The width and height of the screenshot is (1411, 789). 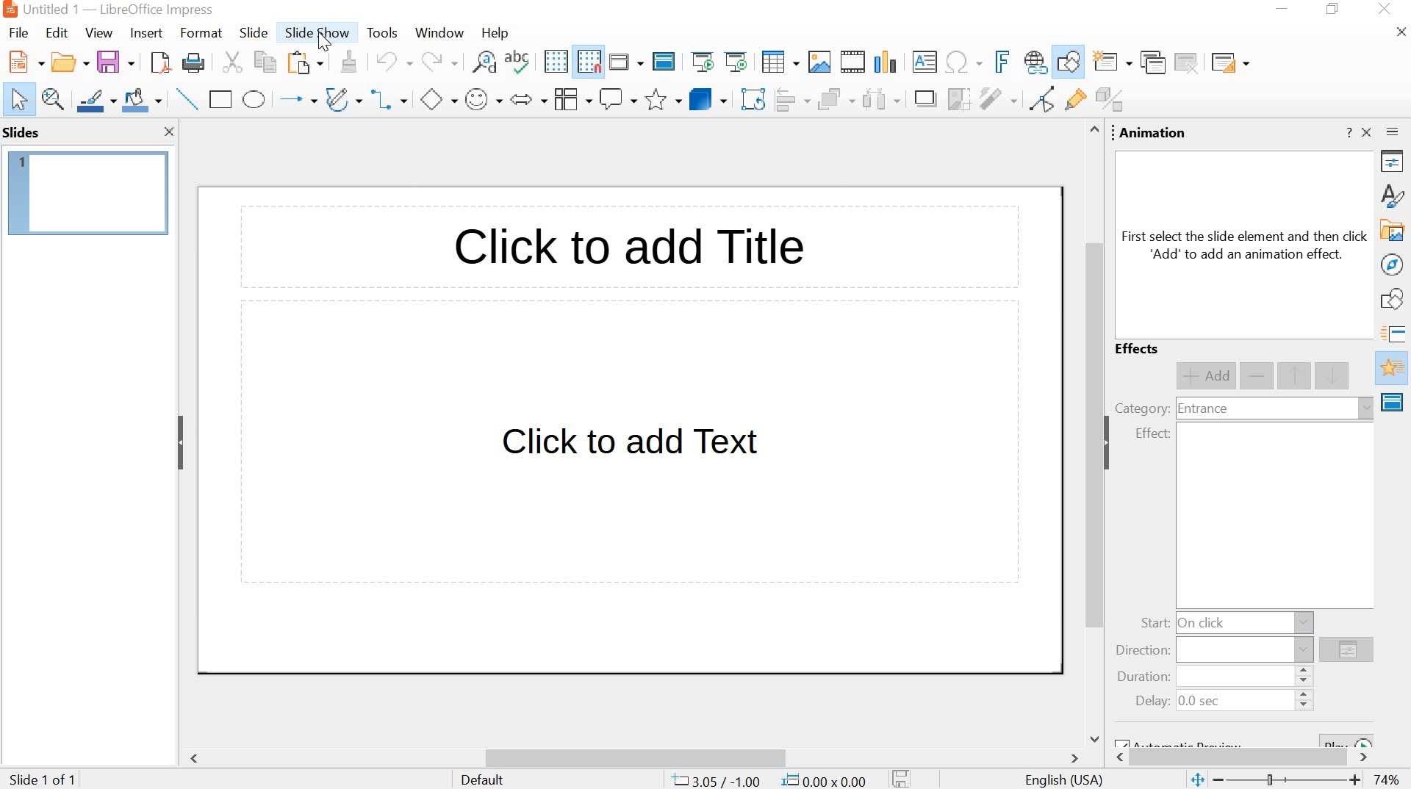 What do you see at coordinates (57, 33) in the screenshot?
I see `edit menu` at bounding box center [57, 33].